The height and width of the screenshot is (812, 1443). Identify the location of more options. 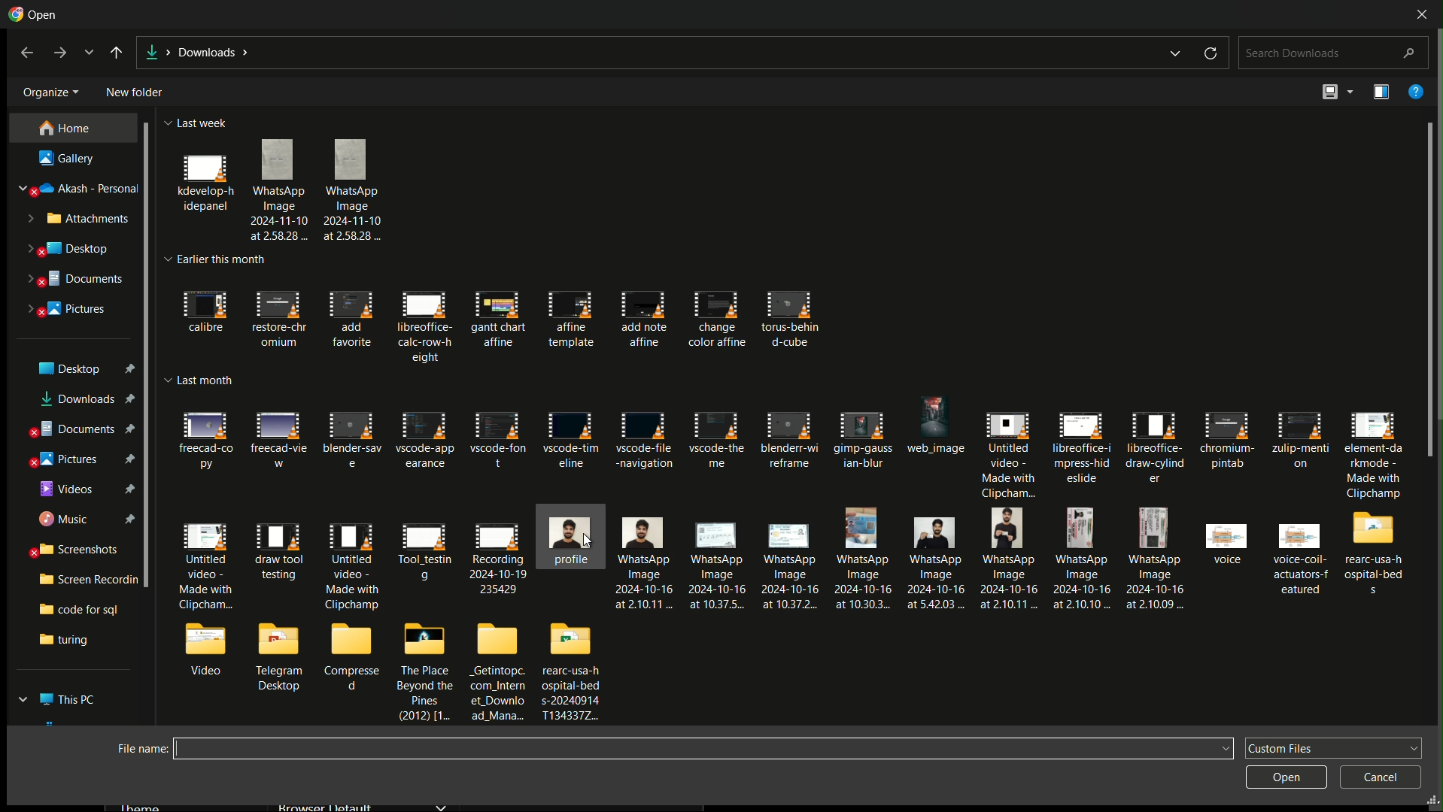
(1351, 92).